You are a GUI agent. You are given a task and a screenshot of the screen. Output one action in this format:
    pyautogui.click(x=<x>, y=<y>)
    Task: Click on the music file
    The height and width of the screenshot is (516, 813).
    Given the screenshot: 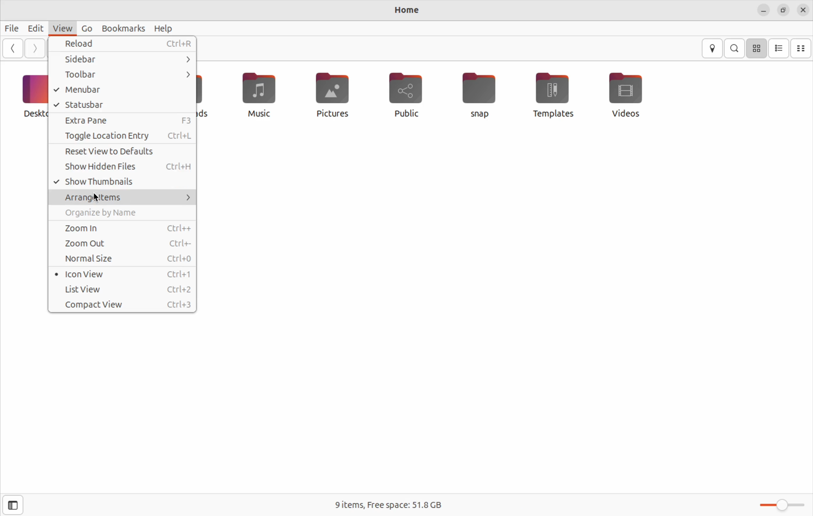 What is the action you would take?
    pyautogui.click(x=256, y=94)
    